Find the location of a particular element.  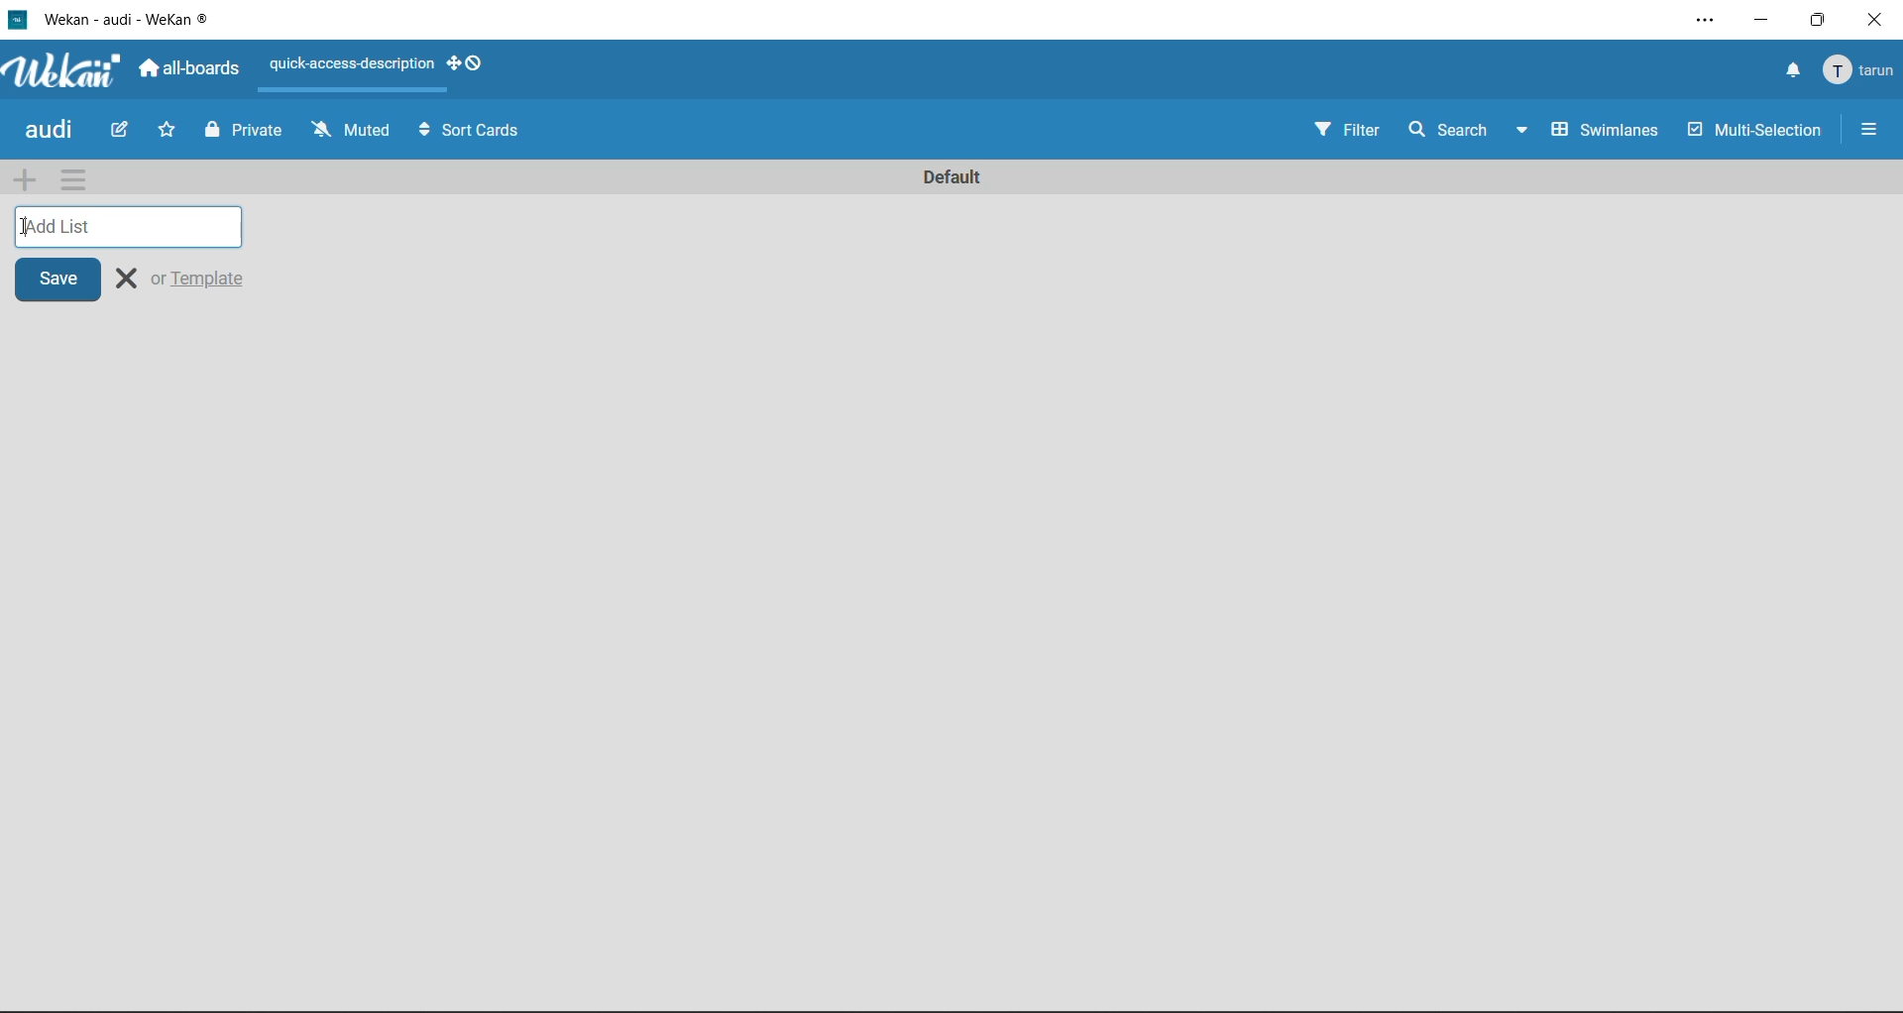

add list is located at coordinates (138, 228).